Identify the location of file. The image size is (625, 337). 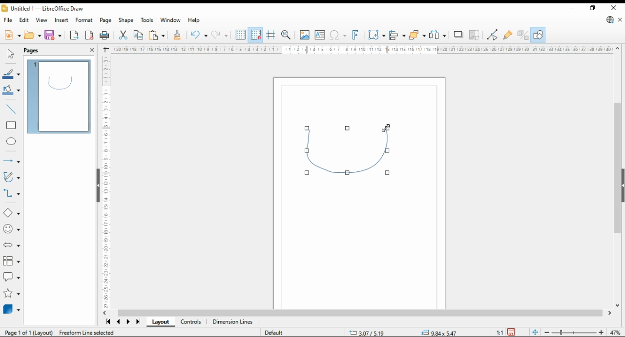
(9, 20).